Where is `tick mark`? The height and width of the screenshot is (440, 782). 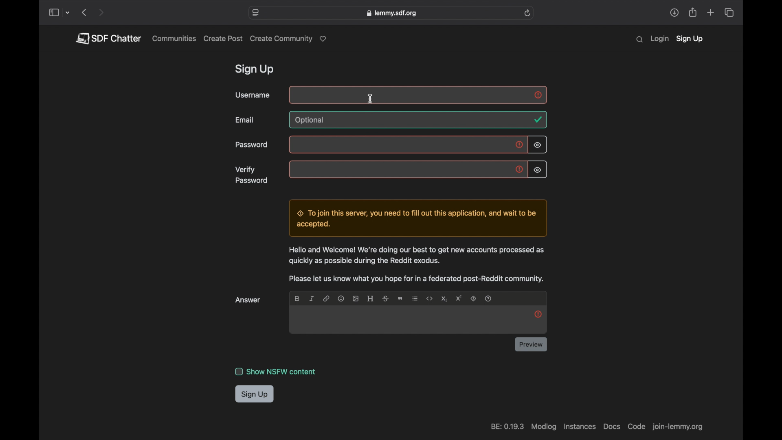 tick mark is located at coordinates (538, 120).